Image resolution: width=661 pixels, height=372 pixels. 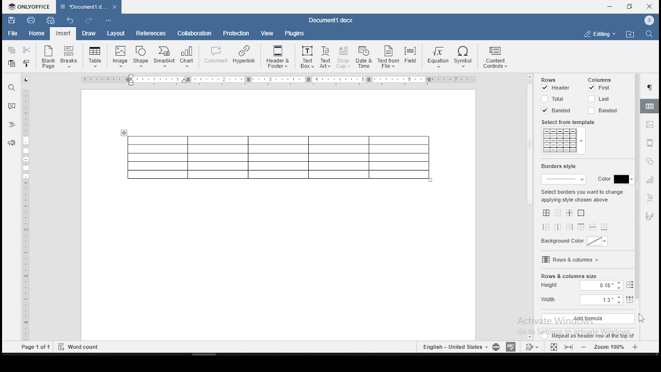 What do you see at coordinates (333, 20) in the screenshot?
I see `Document3.docx` at bounding box center [333, 20].